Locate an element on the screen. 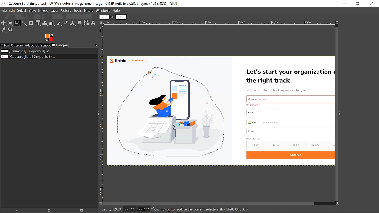 The width and height of the screenshot is (379, 213). Color picker tool is located at coordinates (4, 30).